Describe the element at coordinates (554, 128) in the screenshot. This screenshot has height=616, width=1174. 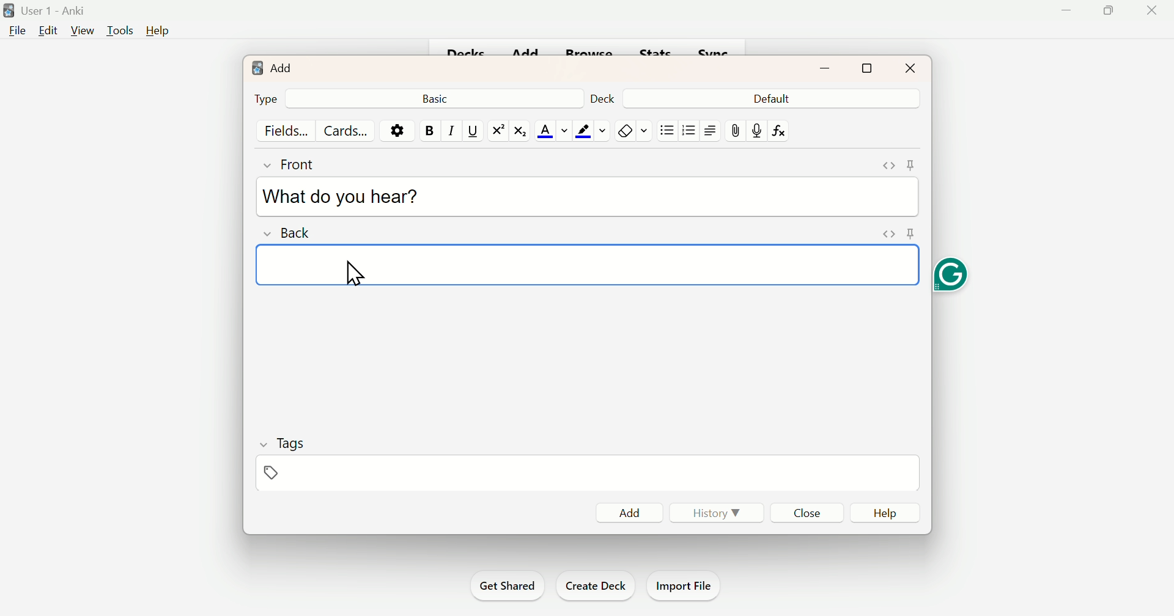
I see `Text Color` at that location.